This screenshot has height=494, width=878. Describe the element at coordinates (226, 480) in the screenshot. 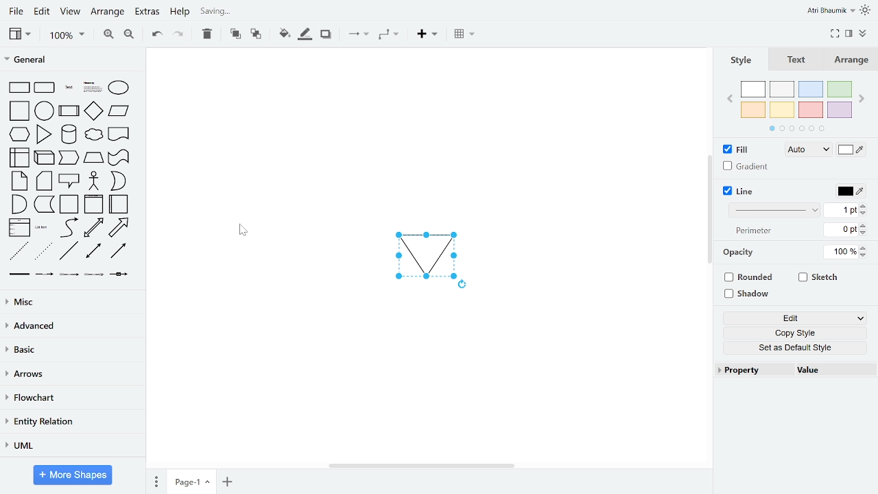

I see `add page` at that location.